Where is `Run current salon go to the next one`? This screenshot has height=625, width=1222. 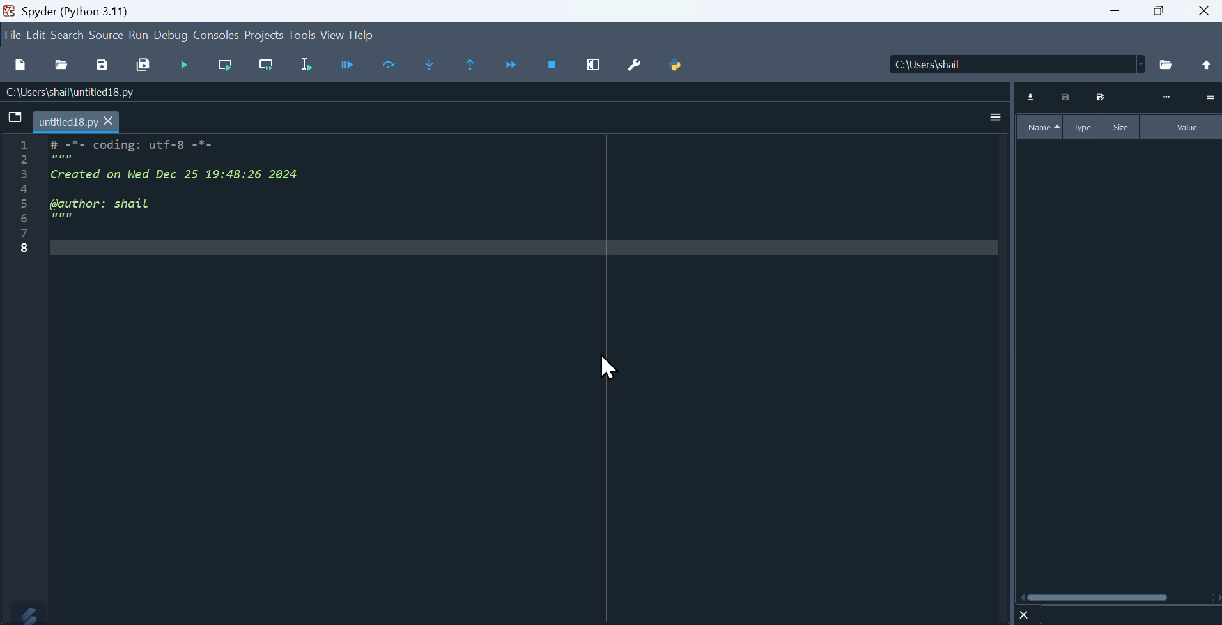 Run current salon go to the next one is located at coordinates (266, 65).